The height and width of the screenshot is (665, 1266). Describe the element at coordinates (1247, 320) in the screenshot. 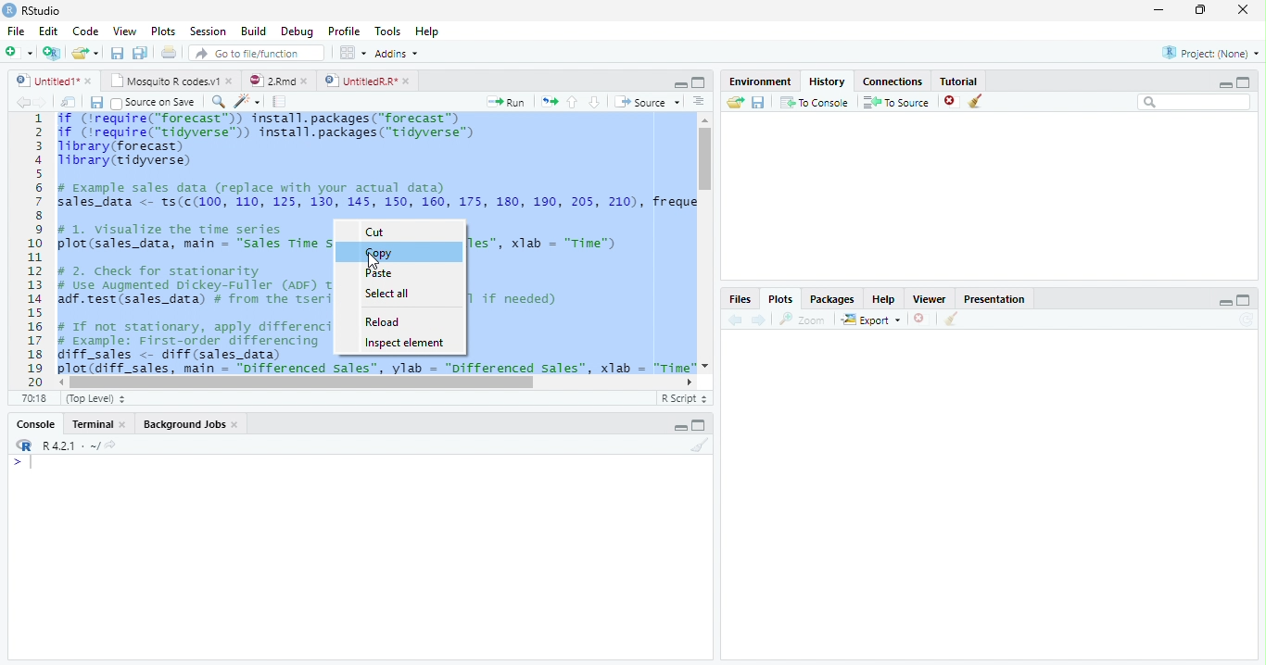

I see `Refresh` at that location.